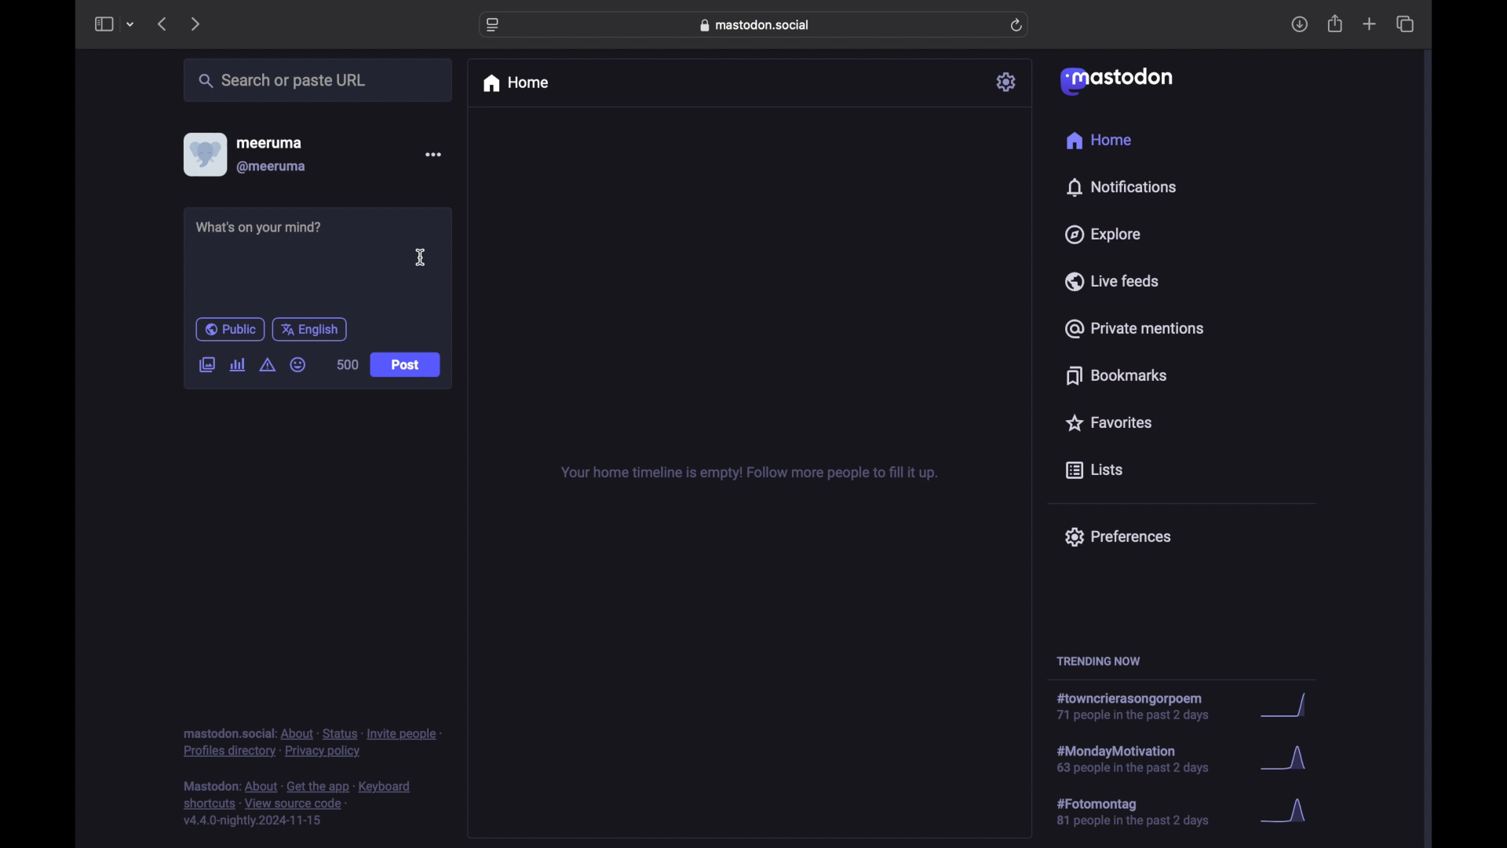 Image resolution: width=1507 pixels, height=848 pixels. Describe the element at coordinates (195, 25) in the screenshot. I see `next` at that location.